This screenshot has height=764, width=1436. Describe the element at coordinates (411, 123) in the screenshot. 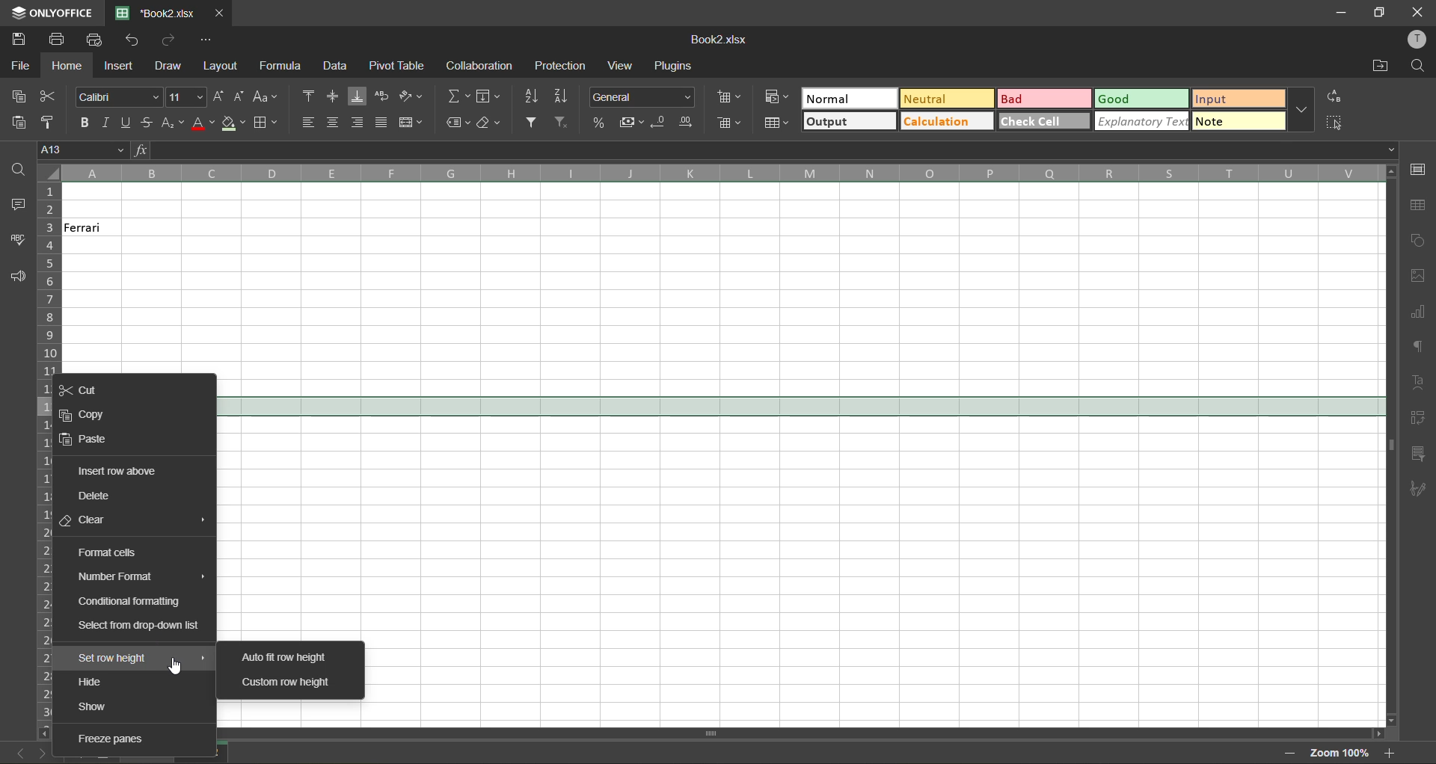

I see `merge and center` at that location.